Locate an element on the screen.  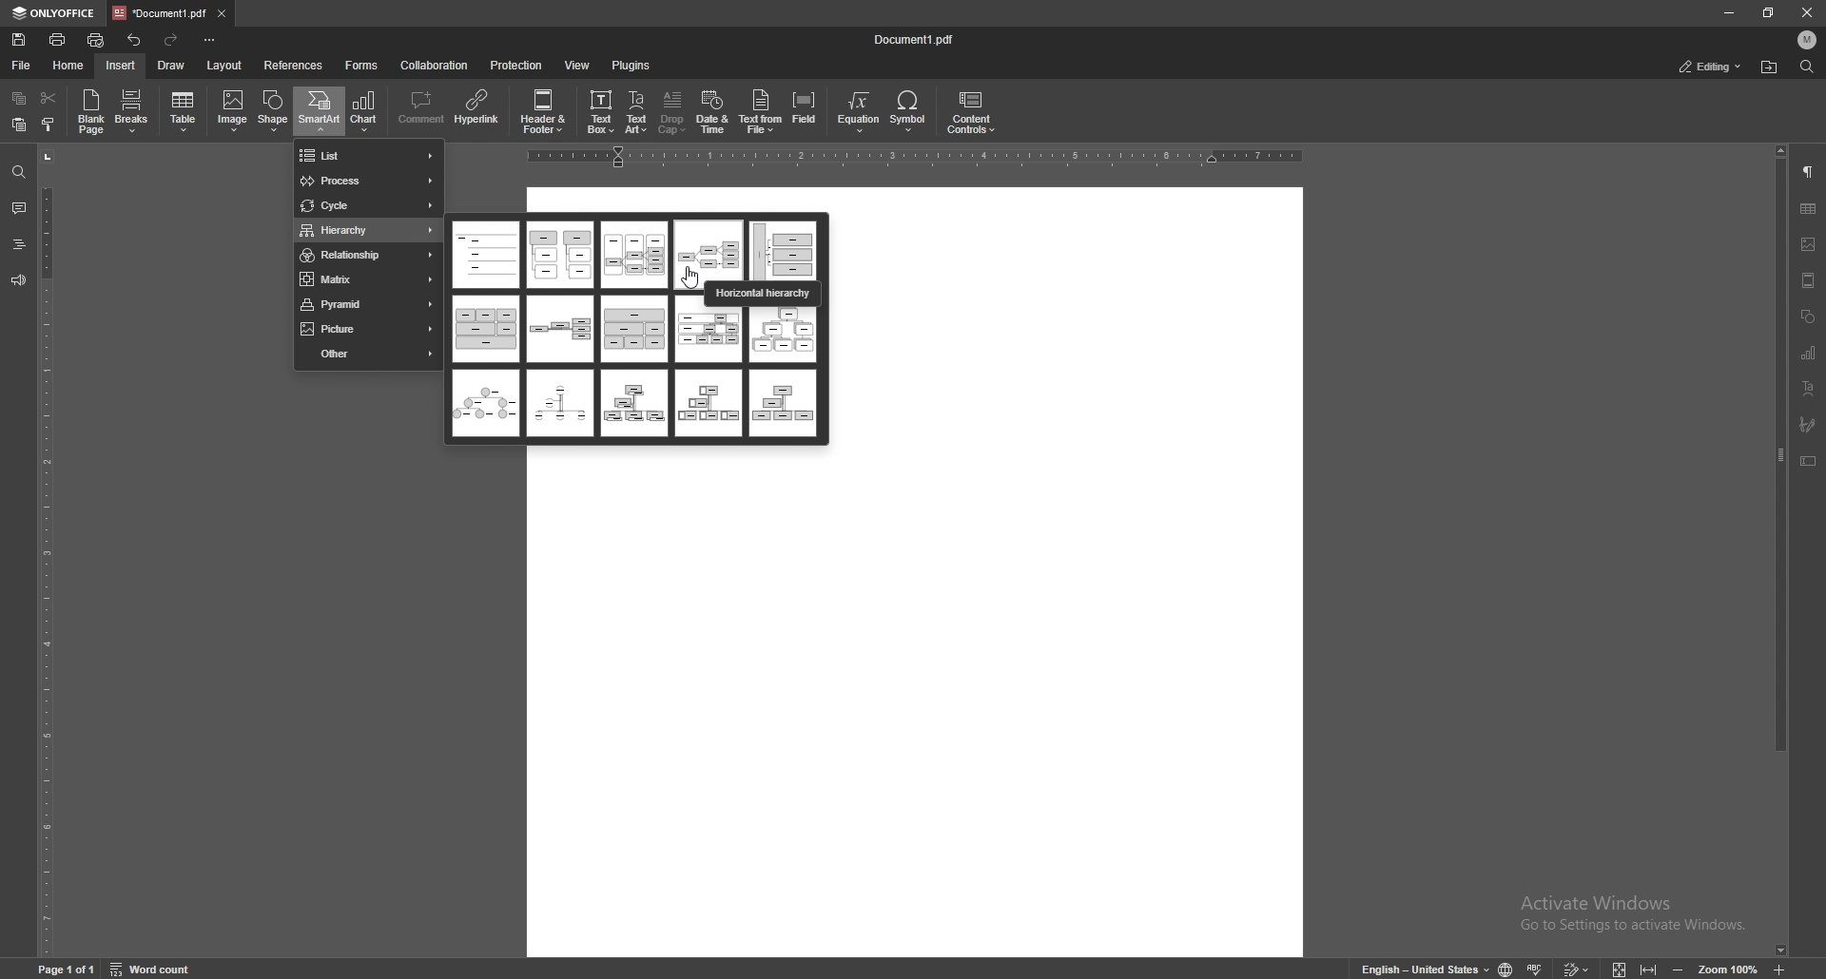
word count is located at coordinates (153, 967).